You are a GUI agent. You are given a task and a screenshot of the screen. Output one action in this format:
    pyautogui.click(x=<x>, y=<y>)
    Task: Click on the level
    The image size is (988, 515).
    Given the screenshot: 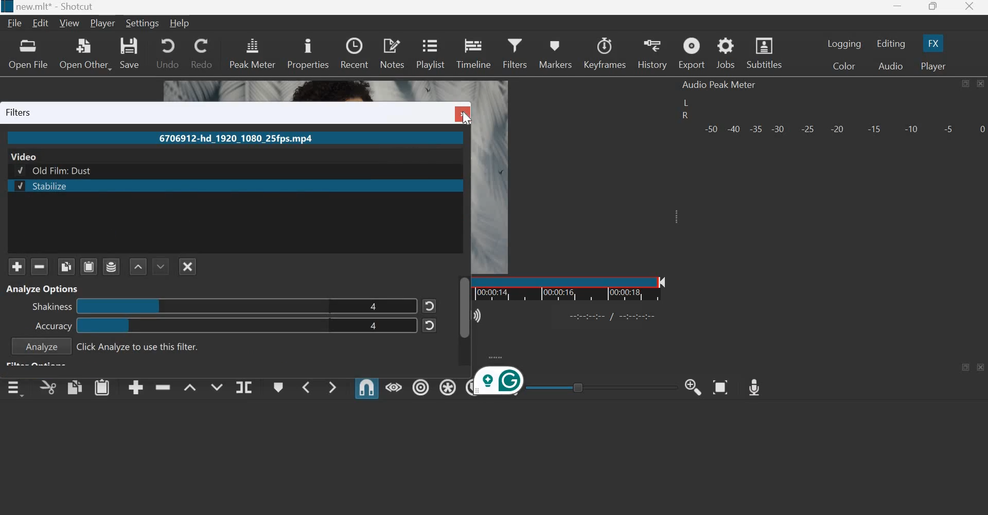 What is the action you would take?
    pyautogui.click(x=199, y=326)
    